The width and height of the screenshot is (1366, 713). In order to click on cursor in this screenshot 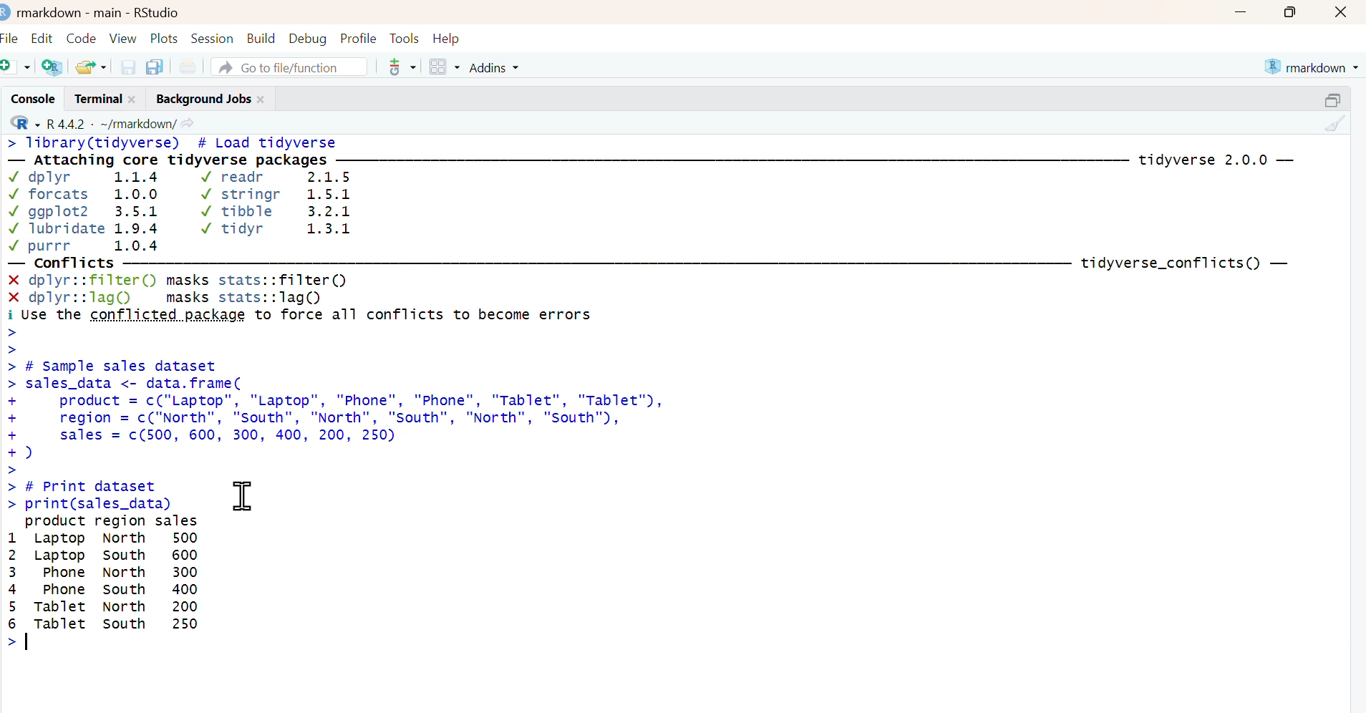, I will do `click(243, 496)`.